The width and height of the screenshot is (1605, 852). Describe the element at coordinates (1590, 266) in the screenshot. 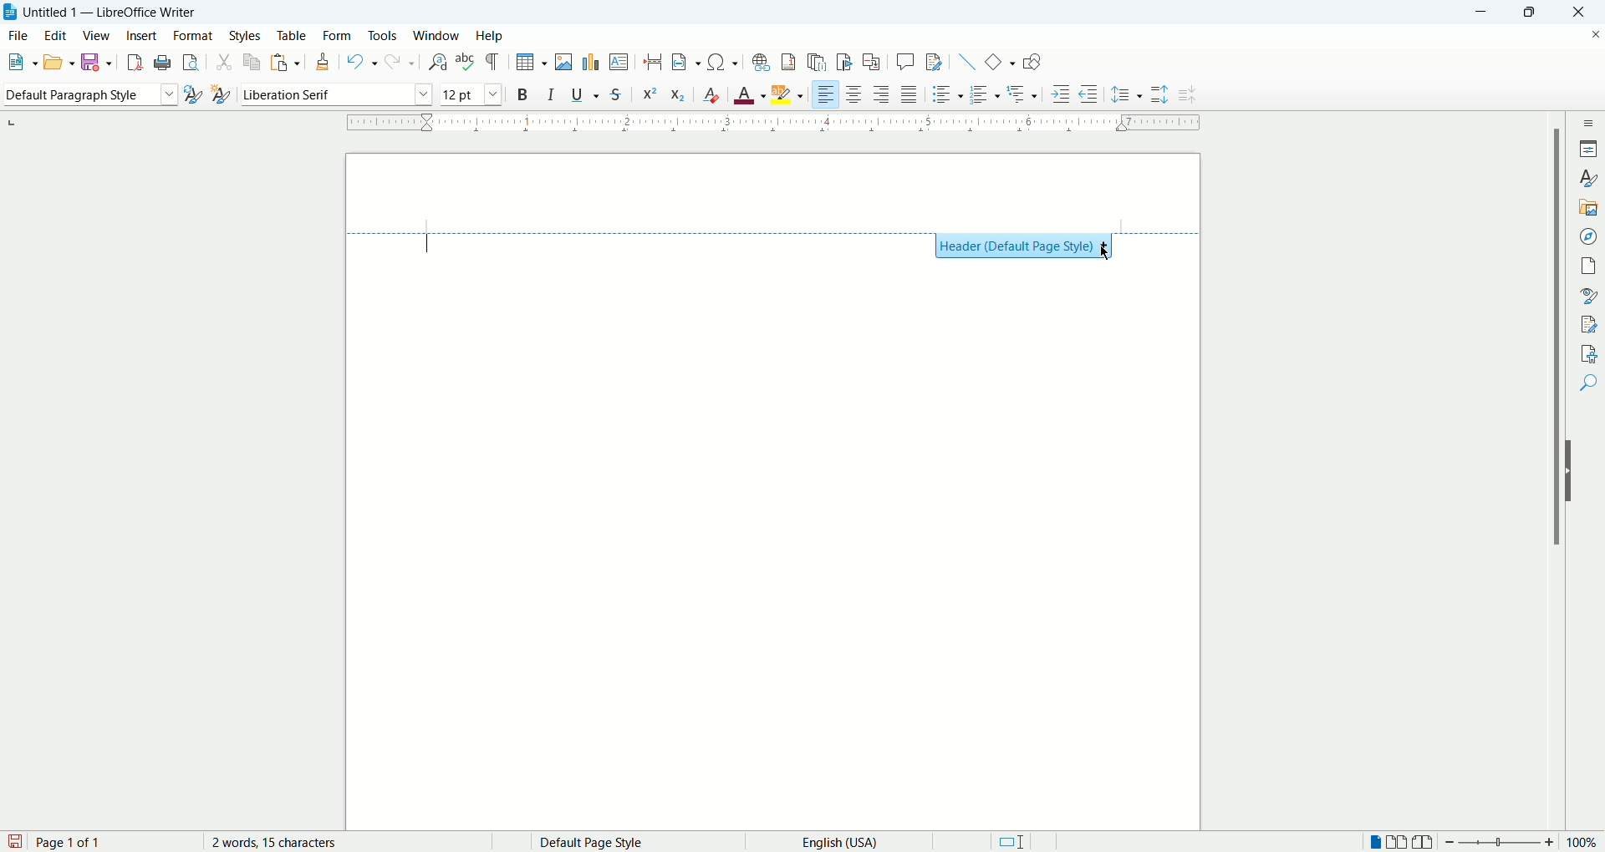

I see `pages` at that location.